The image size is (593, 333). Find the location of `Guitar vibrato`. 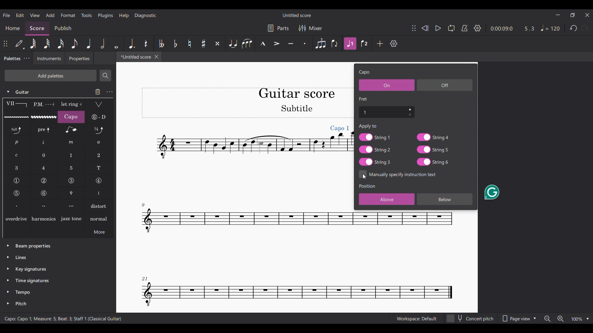

Guitar vibrato is located at coordinates (16, 117).